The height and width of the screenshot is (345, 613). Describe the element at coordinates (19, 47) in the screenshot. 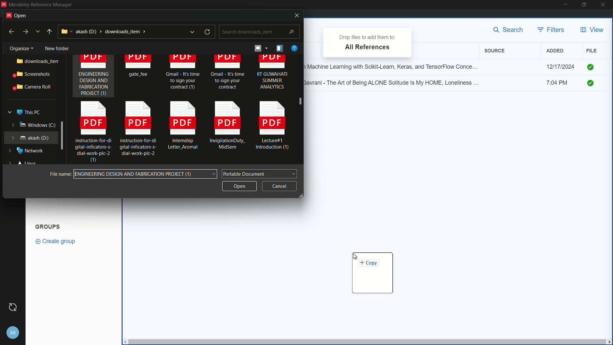

I see `Organize` at that location.